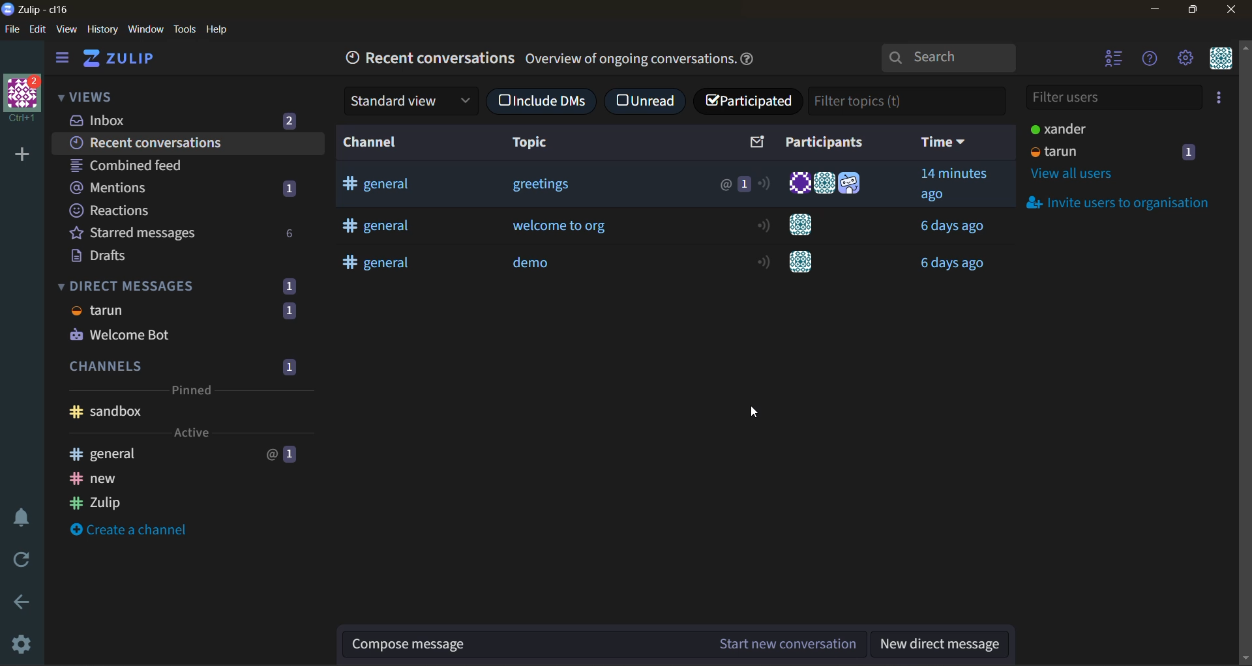 The height and width of the screenshot is (666, 1252). What do you see at coordinates (110, 257) in the screenshot?
I see `drafts` at bounding box center [110, 257].